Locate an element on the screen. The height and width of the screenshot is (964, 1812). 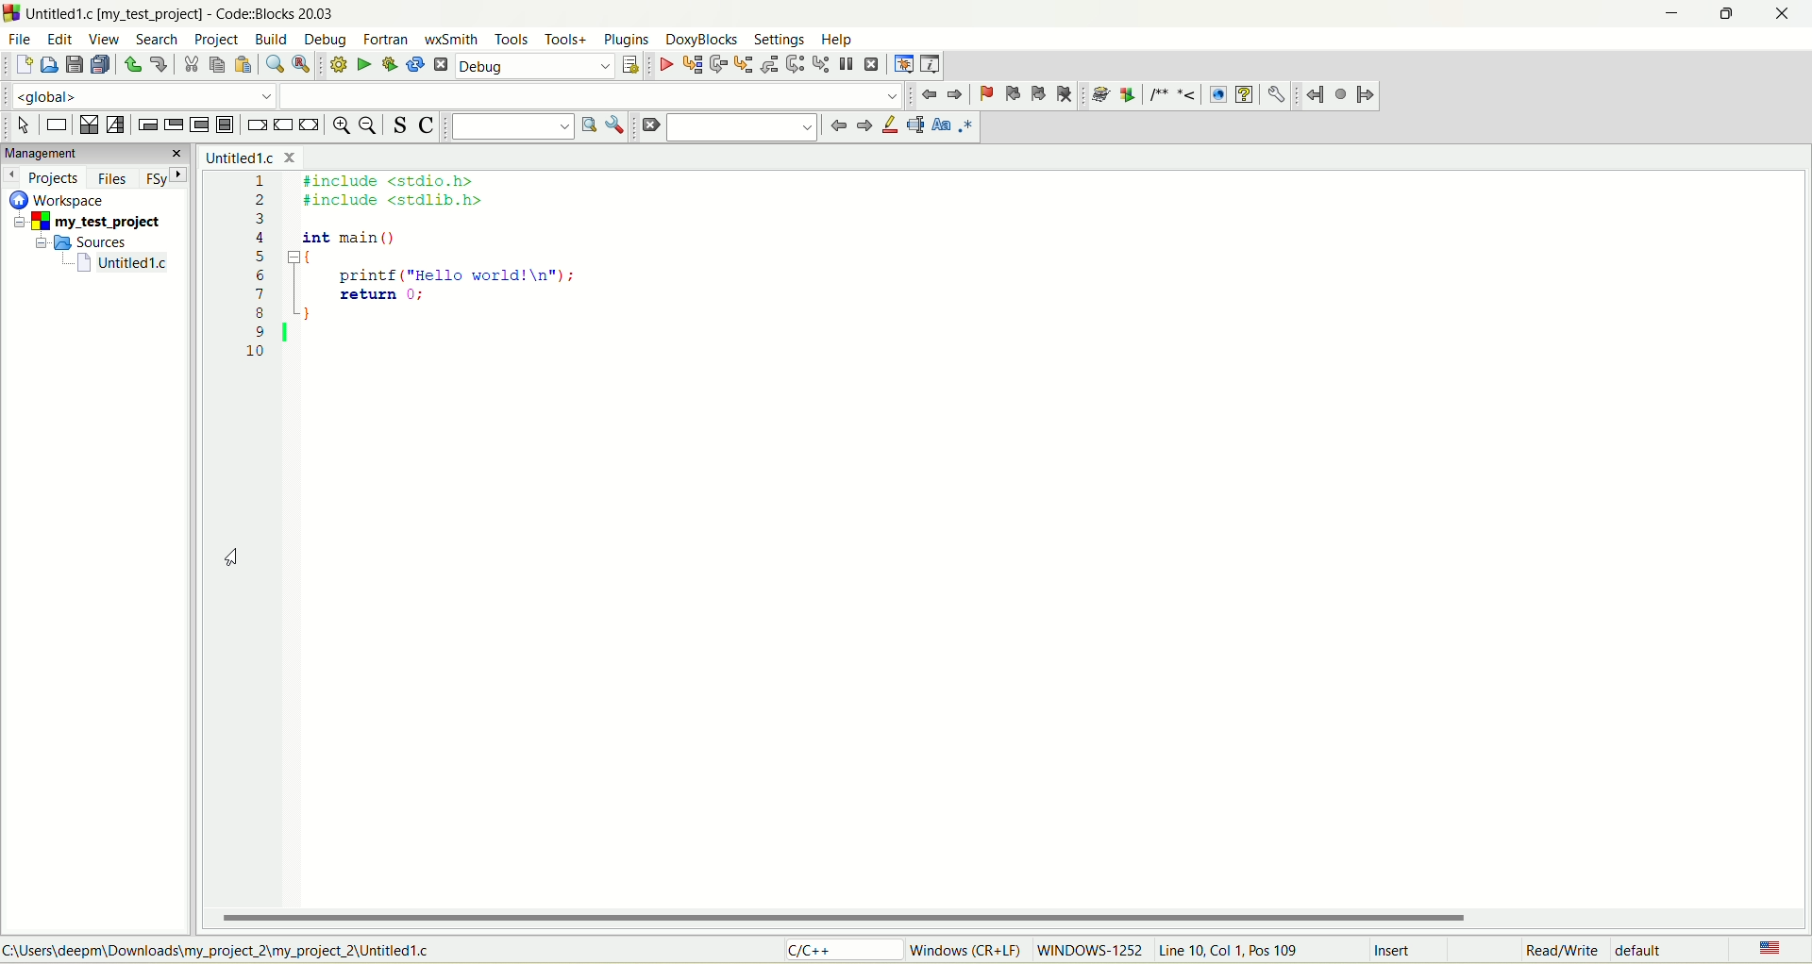
clear bookmark is located at coordinates (1066, 93).